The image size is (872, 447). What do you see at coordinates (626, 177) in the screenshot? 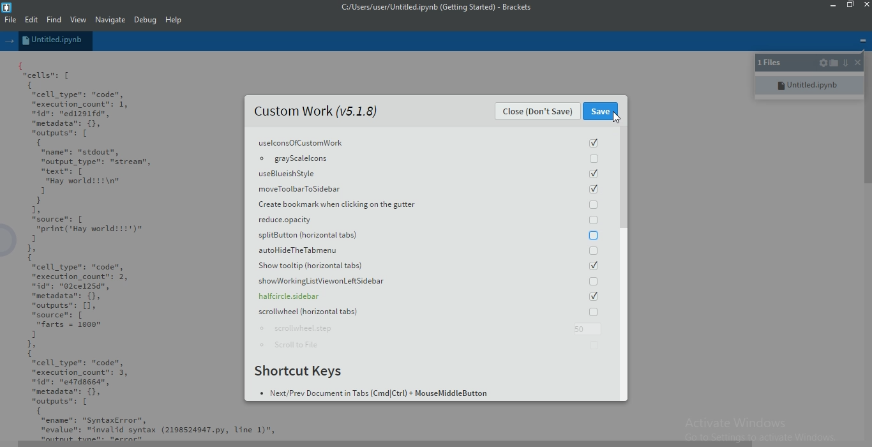
I see `scroll bar` at bounding box center [626, 177].